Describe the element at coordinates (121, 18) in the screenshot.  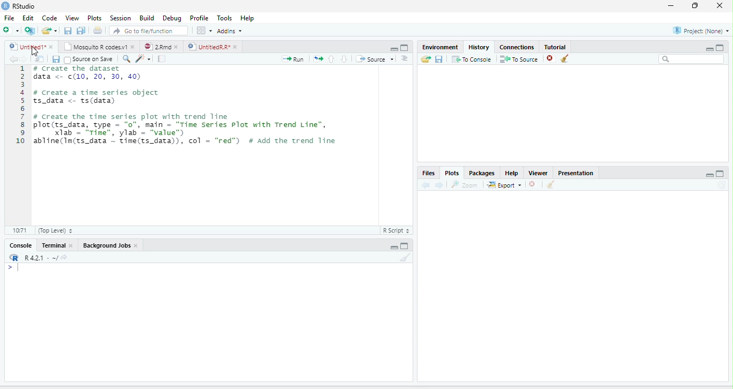
I see `Session` at that location.